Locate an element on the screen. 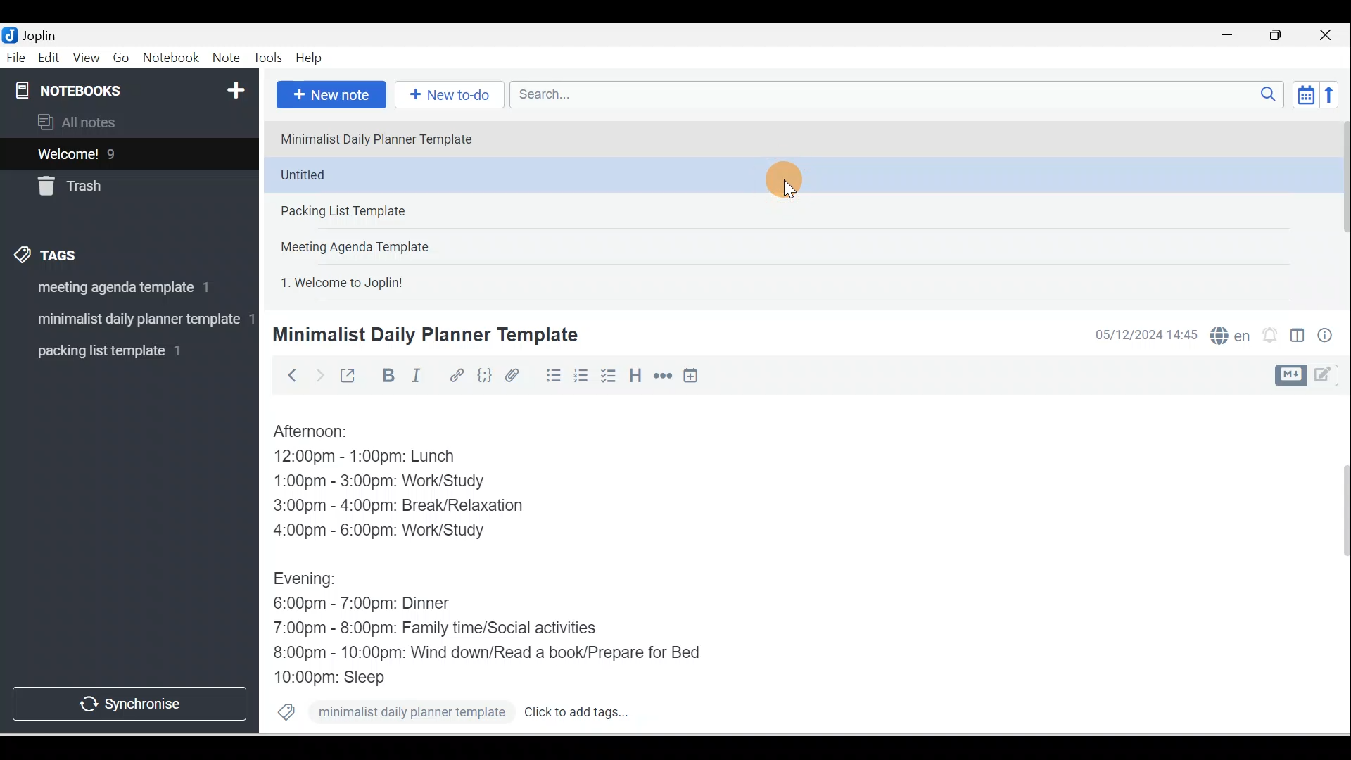 This screenshot has height=760, width=1351. Numbered list is located at coordinates (581, 375).